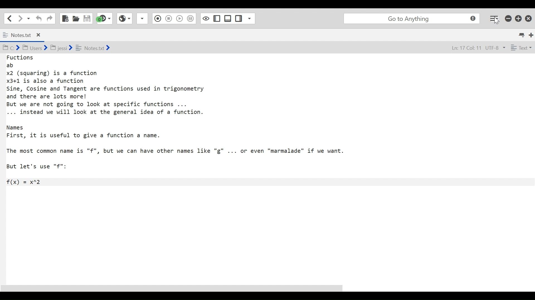 This screenshot has width=535, height=300. I want to click on Go forward one location, so click(21, 18).